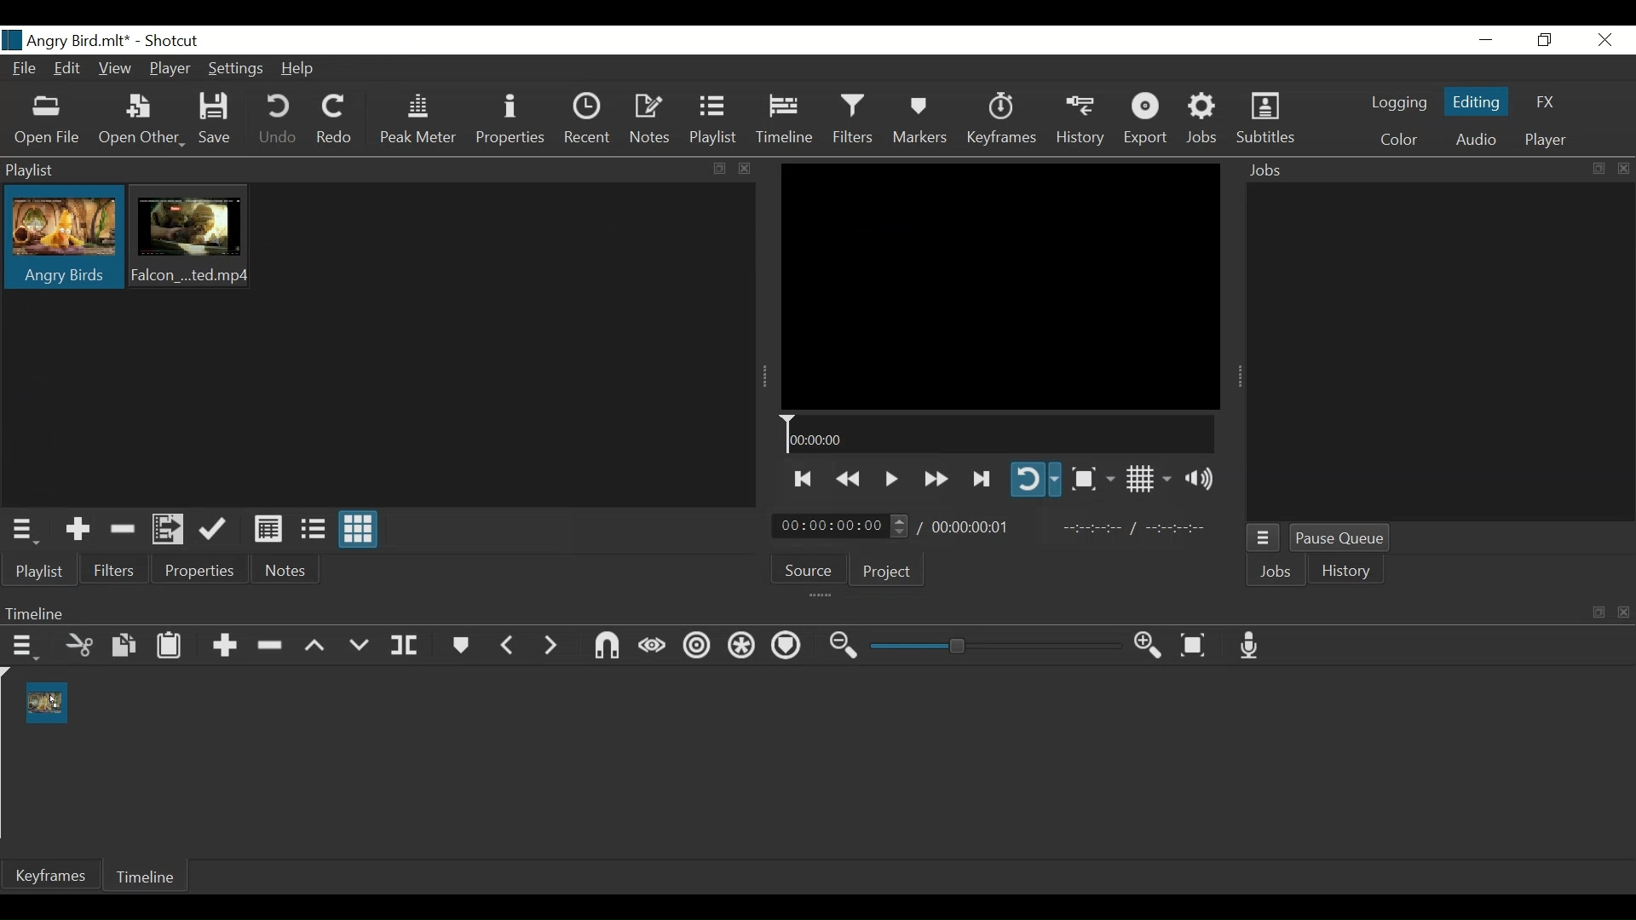  What do you see at coordinates (68, 70) in the screenshot?
I see `Edit` at bounding box center [68, 70].